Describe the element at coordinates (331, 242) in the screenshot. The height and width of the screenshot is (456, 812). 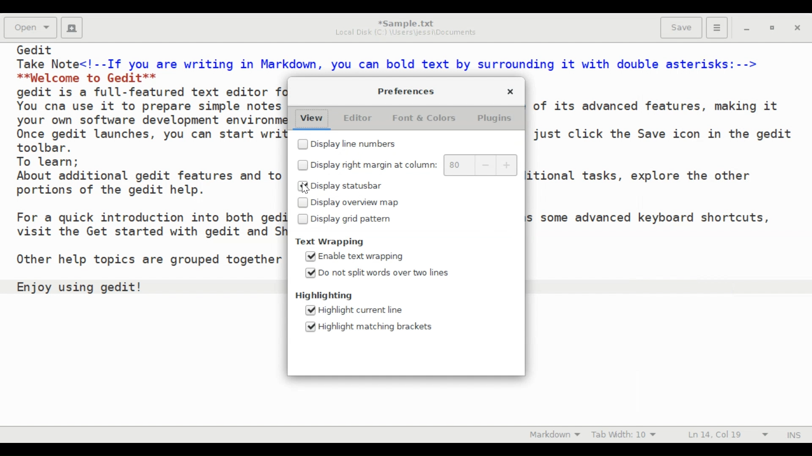
I see `Text Wrapping` at that location.